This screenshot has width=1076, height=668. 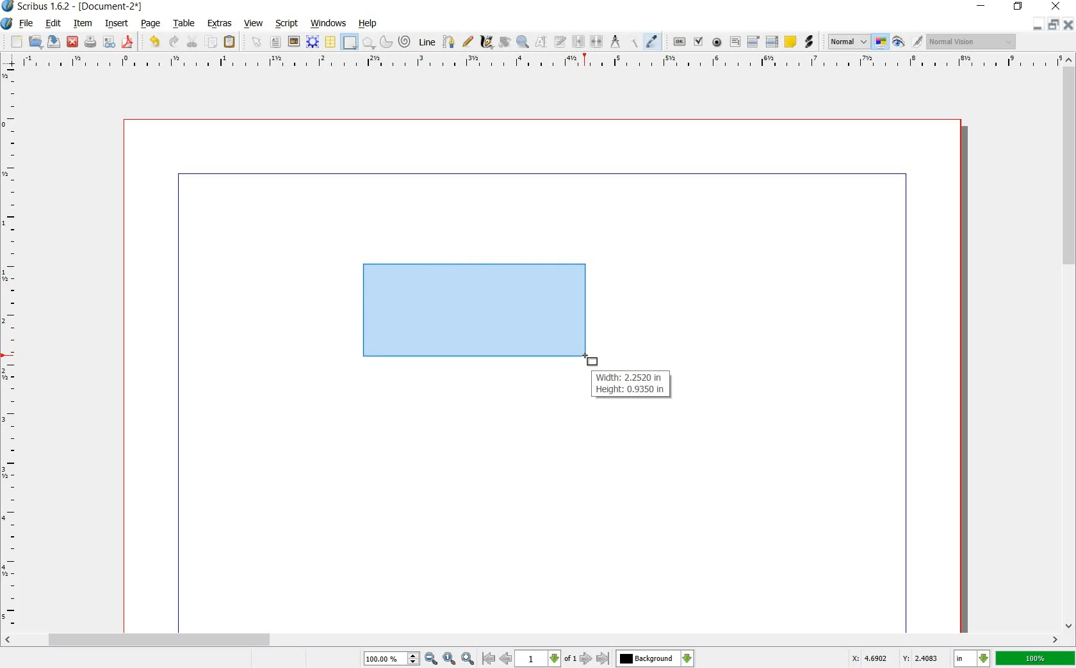 What do you see at coordinates (578, 42) in the screenshot?
I see `LINK TEXT FRAMES` at bounding box center [578, 42].